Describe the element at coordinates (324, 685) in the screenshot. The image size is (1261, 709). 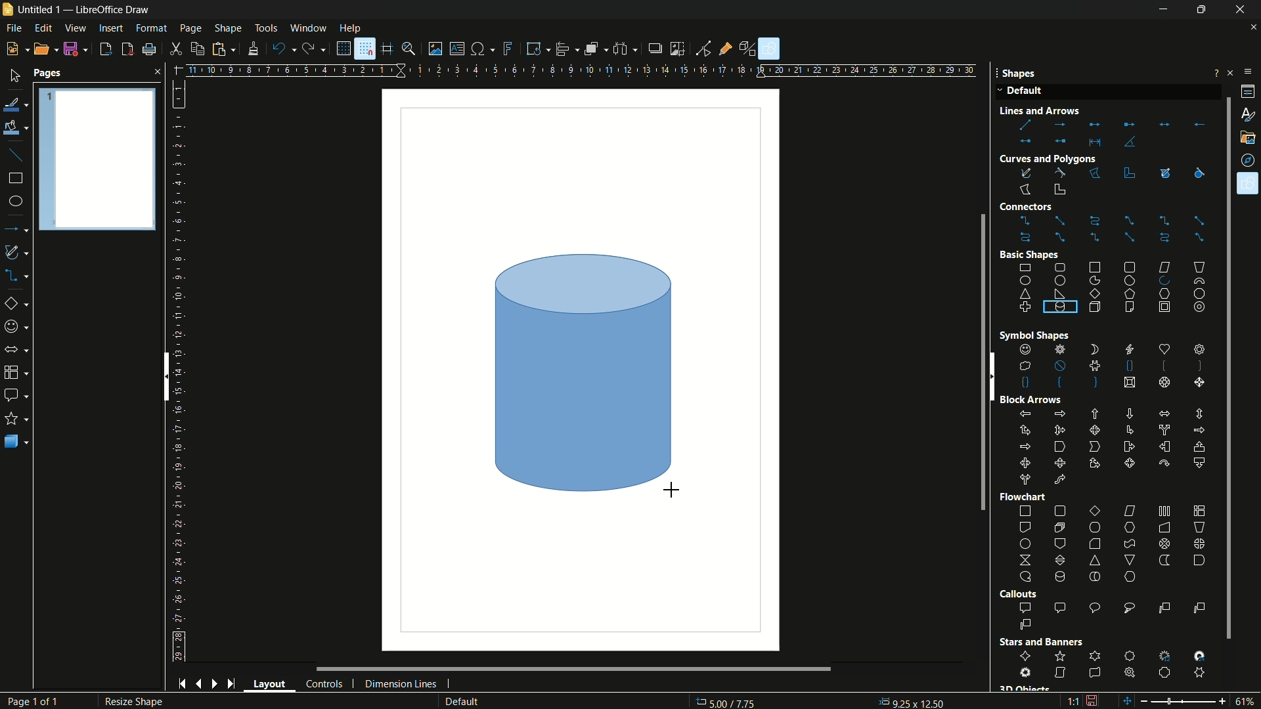
I see `controls` at that location.